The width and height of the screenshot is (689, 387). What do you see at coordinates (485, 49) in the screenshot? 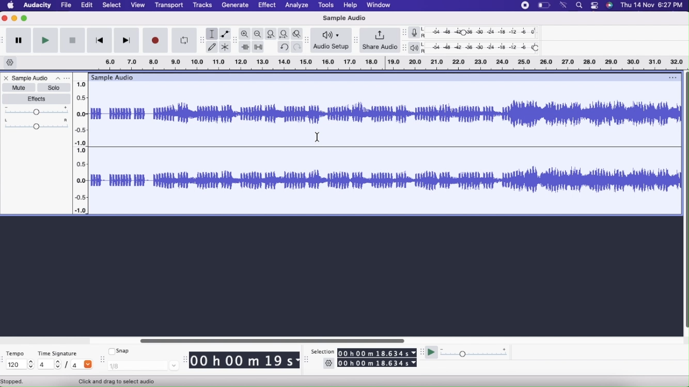
I see `Playback level` at bounding box center [485, 49].